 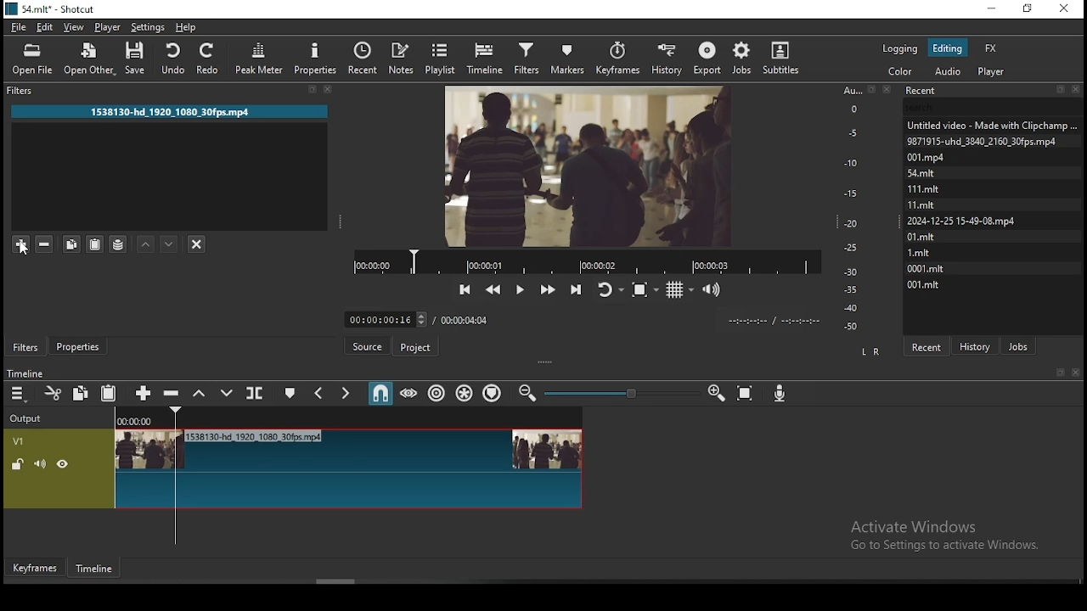 What do you see at coordinates (1018, 345) in the screenshot?
I see `jobs` at bounding box center [1018, 345].